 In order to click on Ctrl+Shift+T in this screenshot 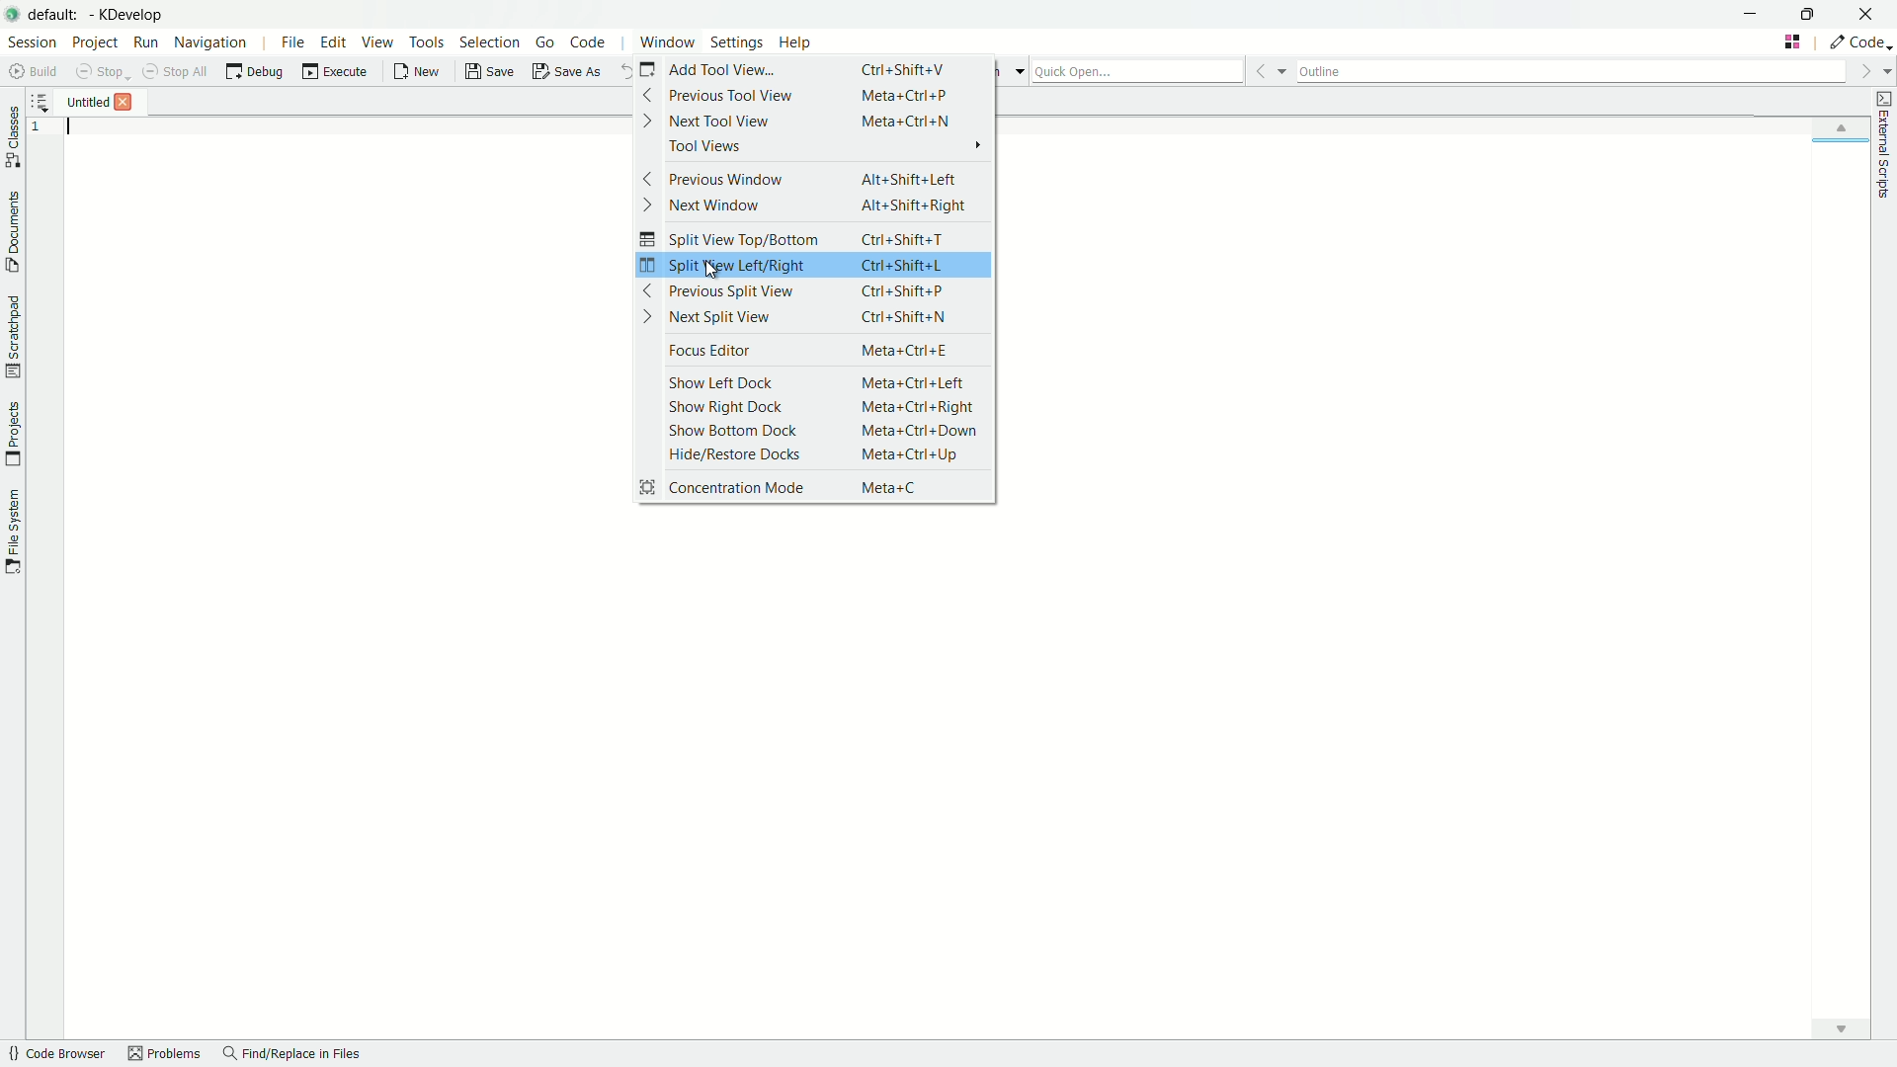, I will do `click(907, 238)`.